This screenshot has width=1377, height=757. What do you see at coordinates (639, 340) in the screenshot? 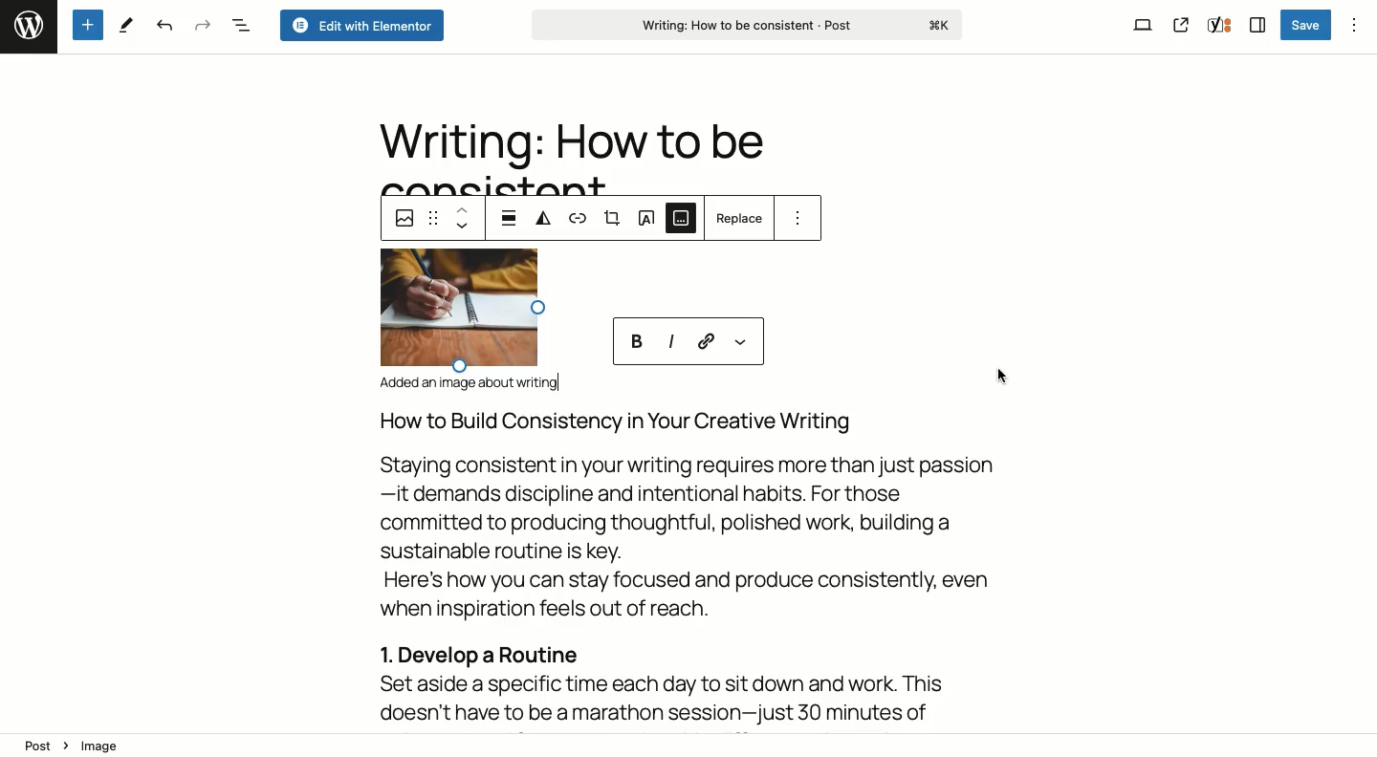
I see `Bold` at bounding box center [639, 340].